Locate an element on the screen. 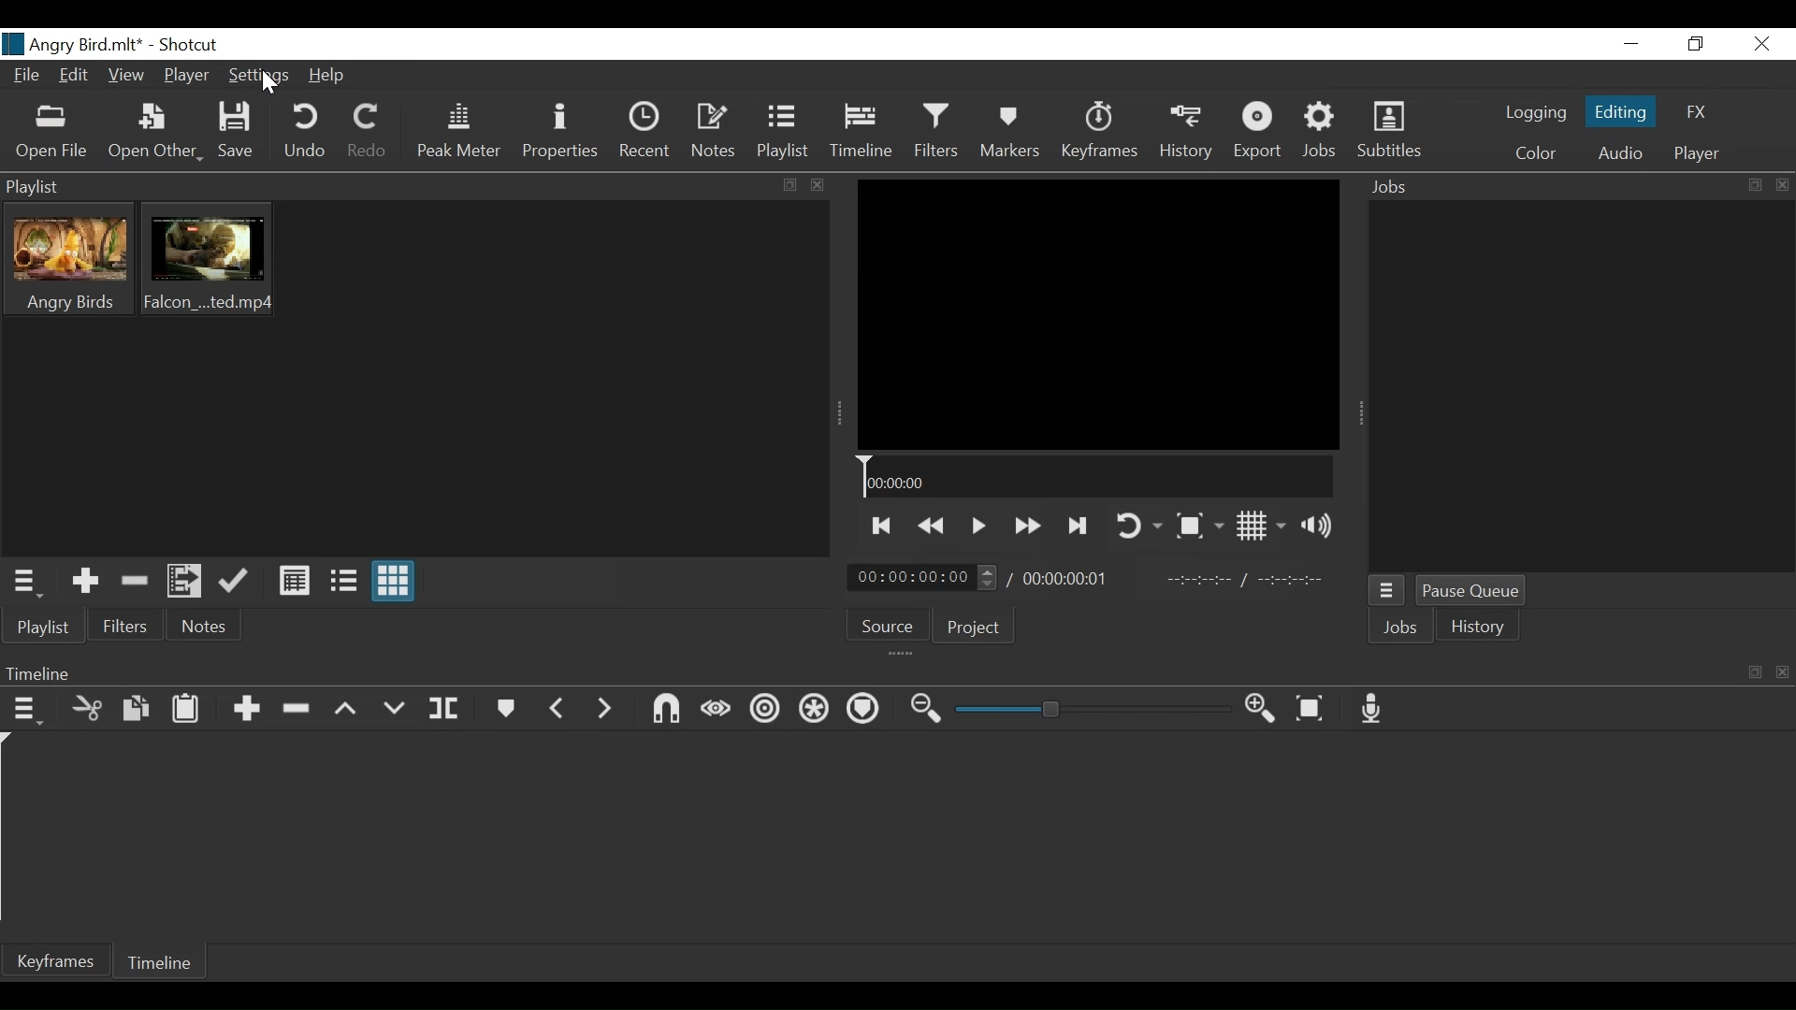 This screenshot has height=1010, width=1796. In point is located at coordinates (1250, 581).